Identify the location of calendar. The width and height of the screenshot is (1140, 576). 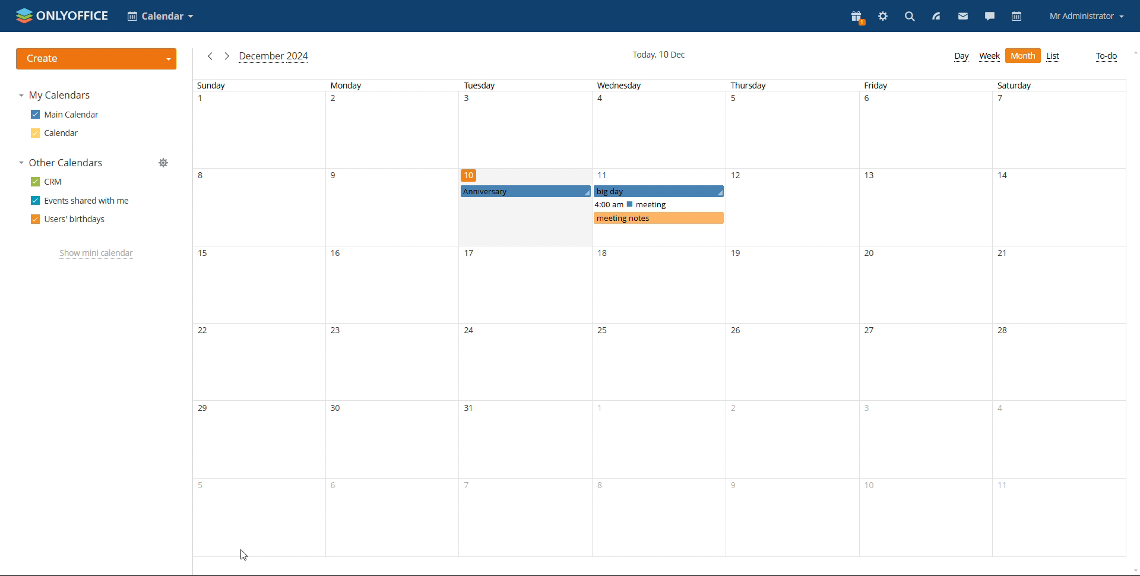
(54, 134).